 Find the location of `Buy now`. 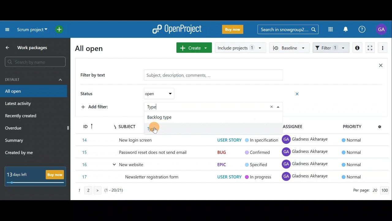

Buy now is located at coordinates (38, 177).